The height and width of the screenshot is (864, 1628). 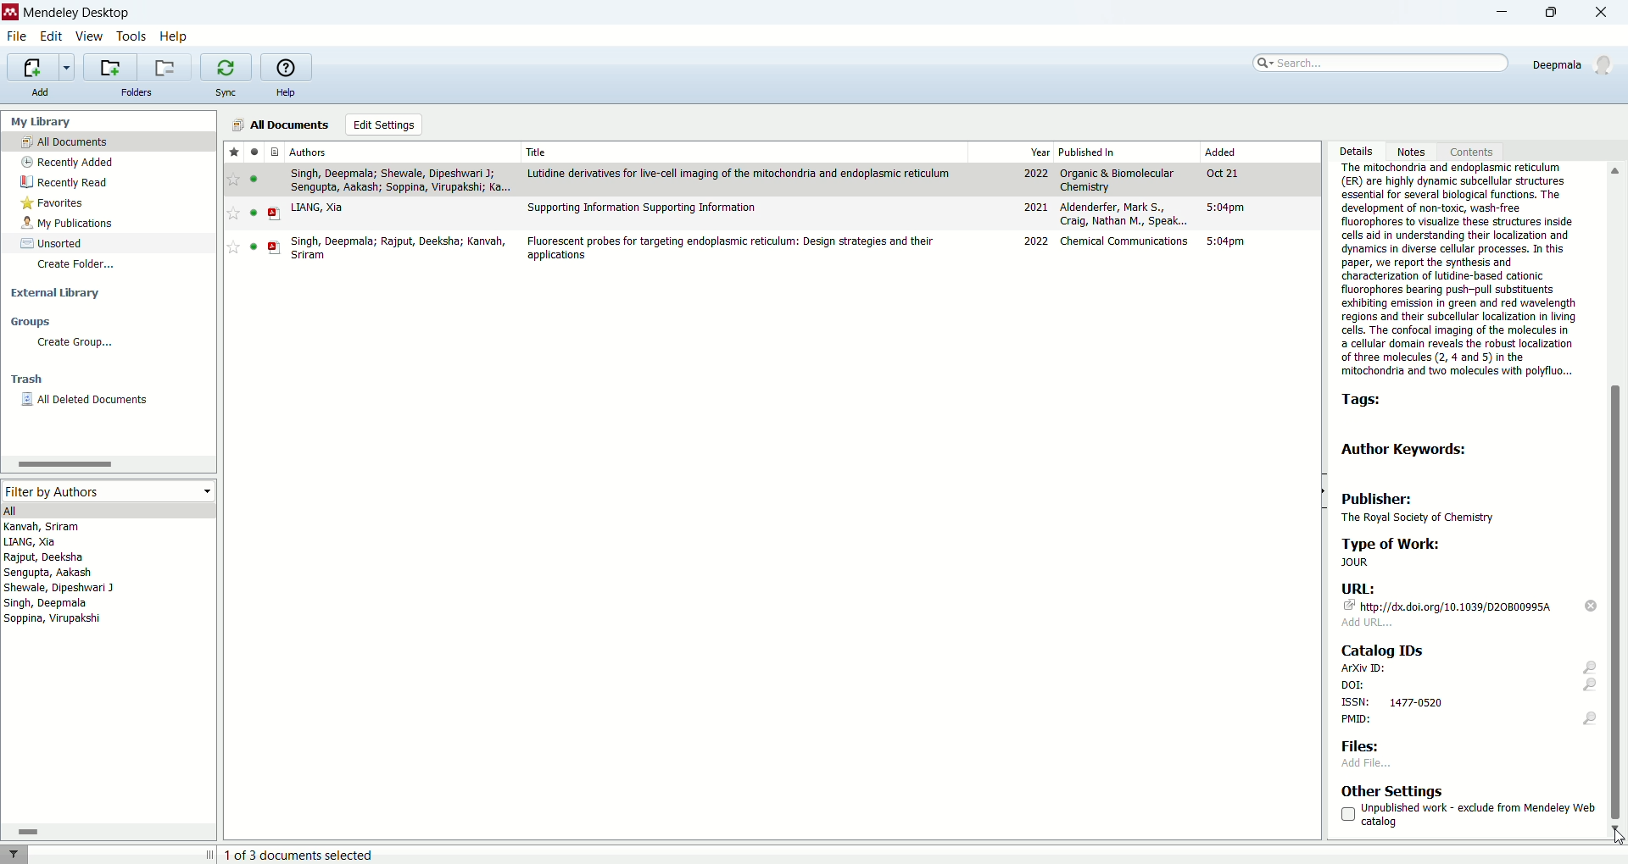 I want to click on details, so click(x=1355, y=152).